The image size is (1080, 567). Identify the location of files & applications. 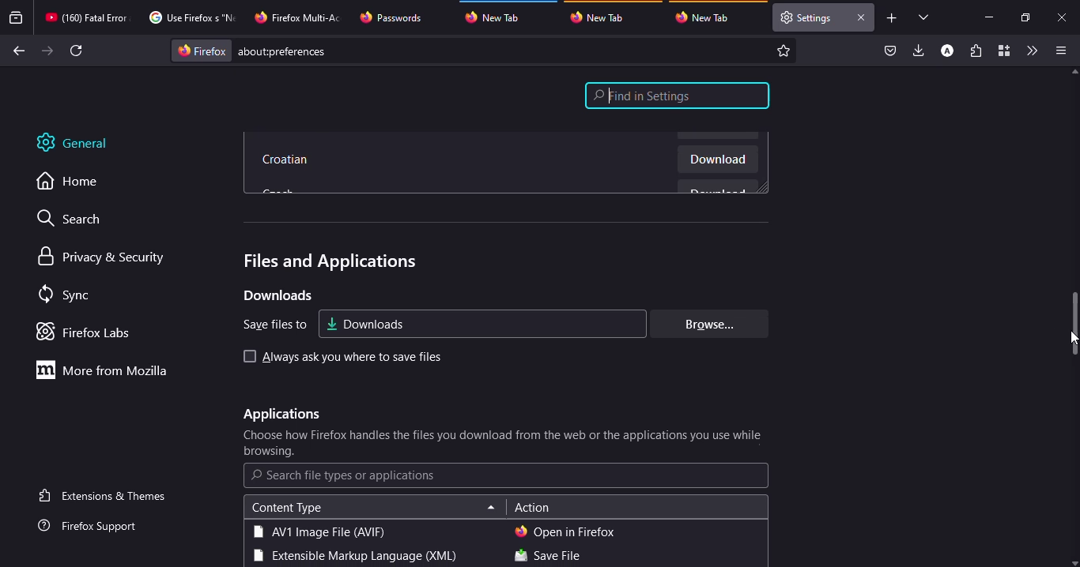
(327, 261).